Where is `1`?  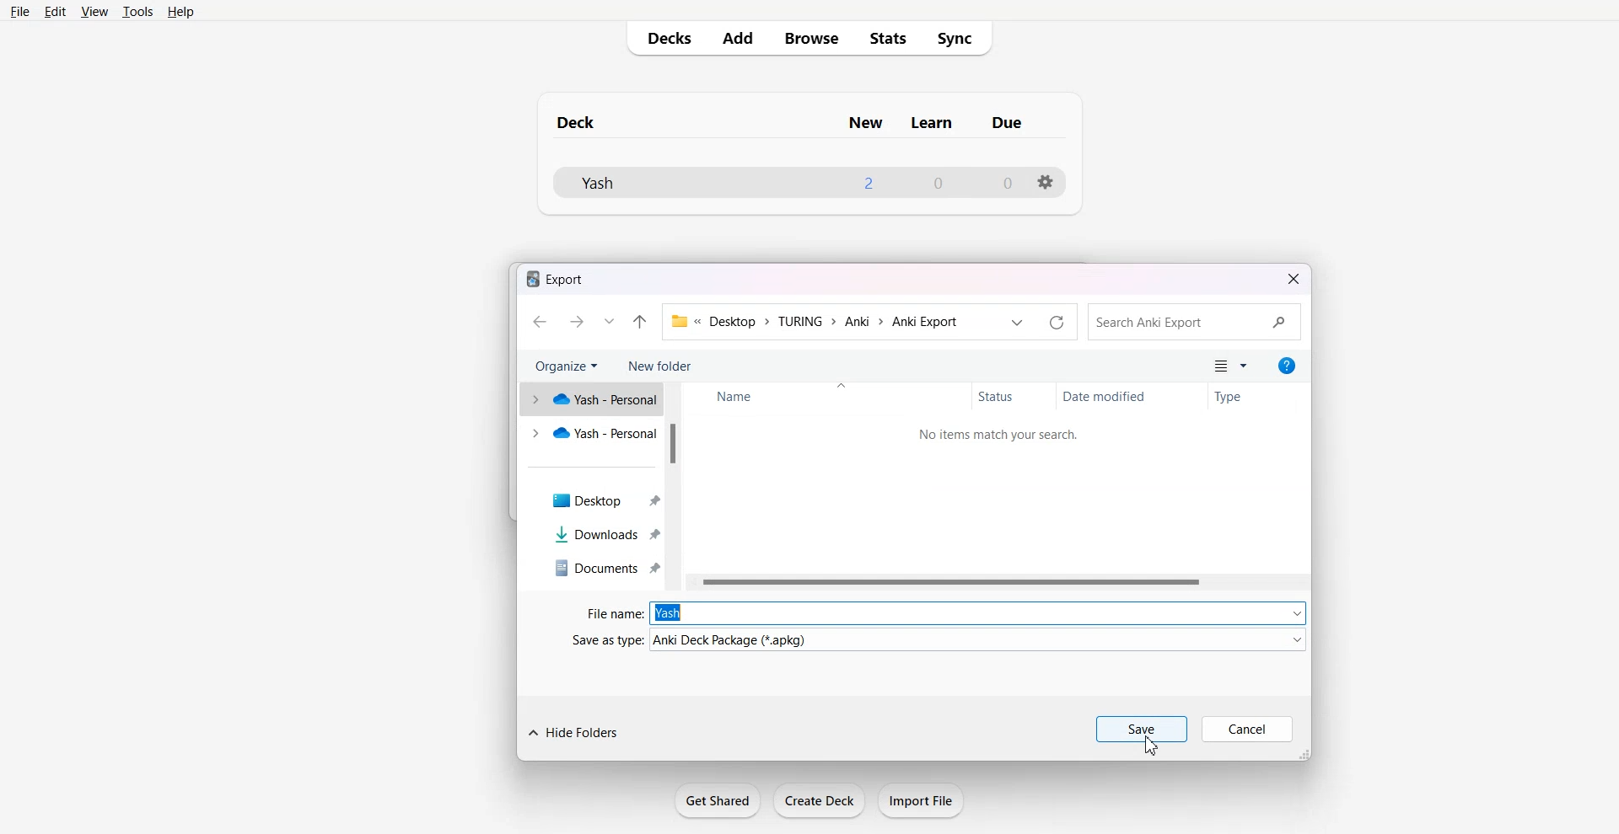
1 is located at coordinates (867, 182).